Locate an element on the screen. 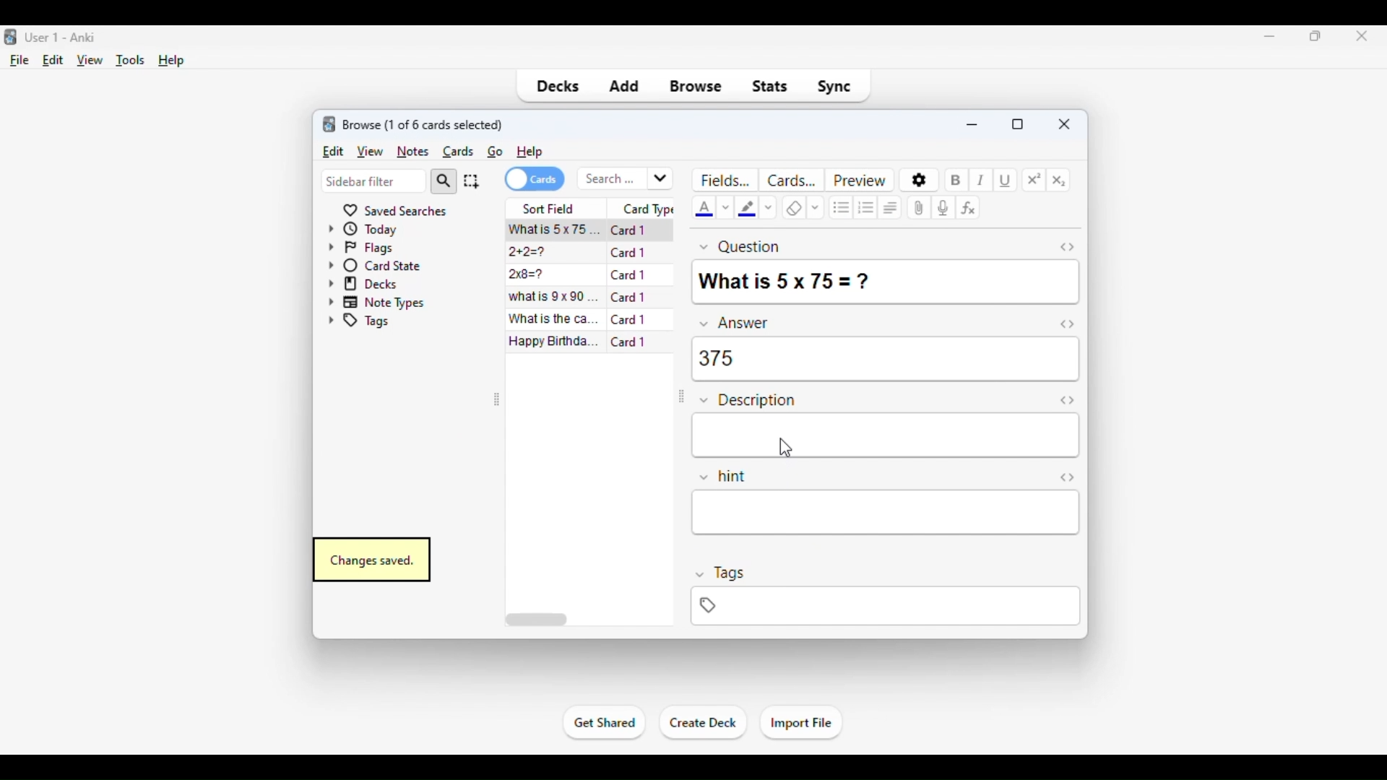 The width and height of the screenshot is (1387, 780). title is located at coordinates (62, 38).